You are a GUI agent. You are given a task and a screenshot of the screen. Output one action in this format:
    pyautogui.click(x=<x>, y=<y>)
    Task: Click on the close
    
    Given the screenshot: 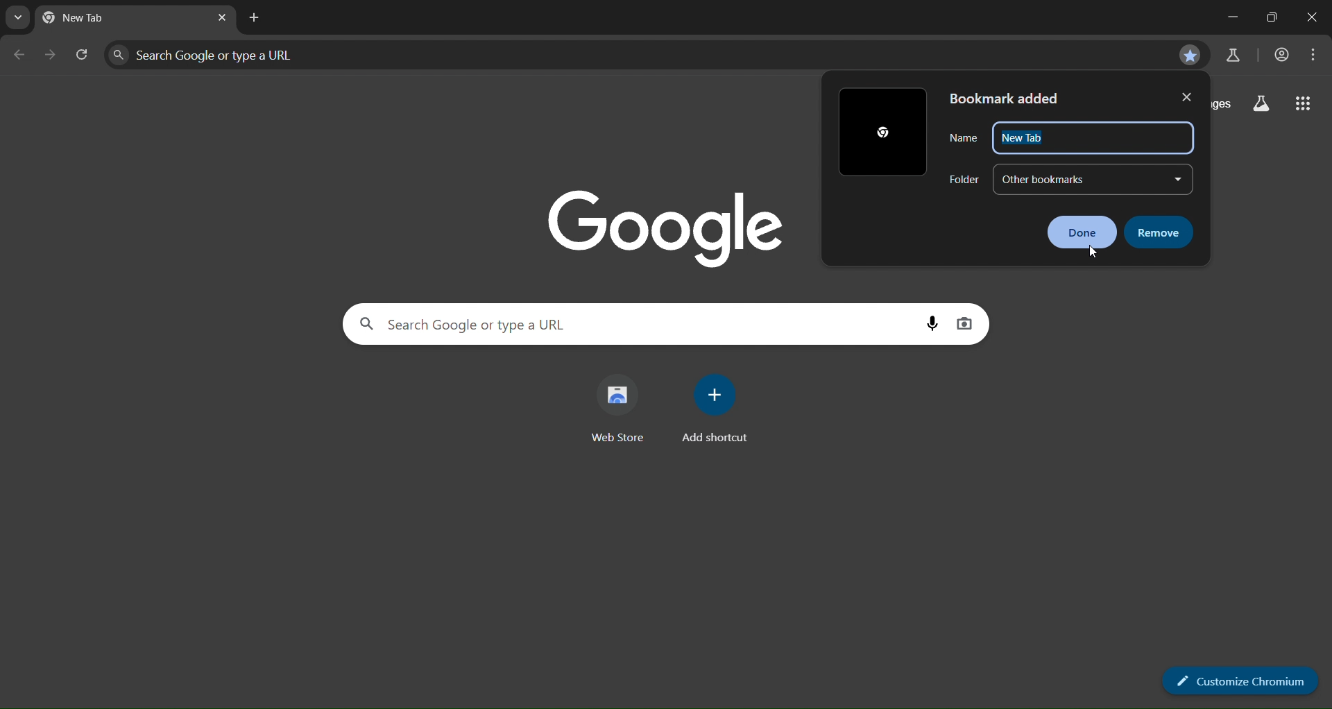 What is the action you would take?
    pyautogui.click(x=1190, y=97)
    